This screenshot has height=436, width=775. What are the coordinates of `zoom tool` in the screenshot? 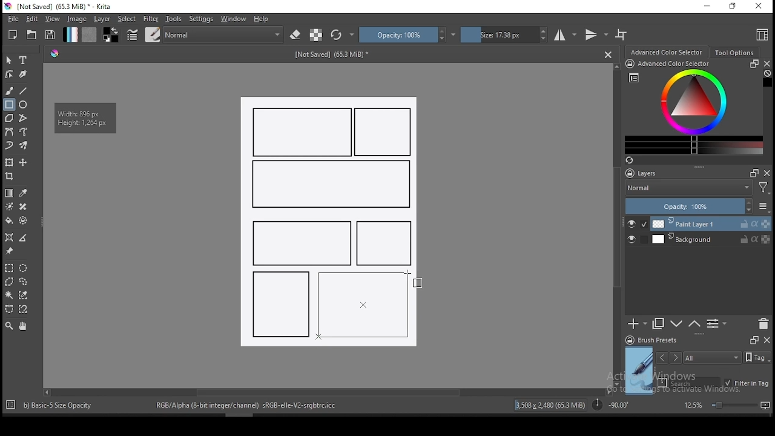 It's located at (9, 325).